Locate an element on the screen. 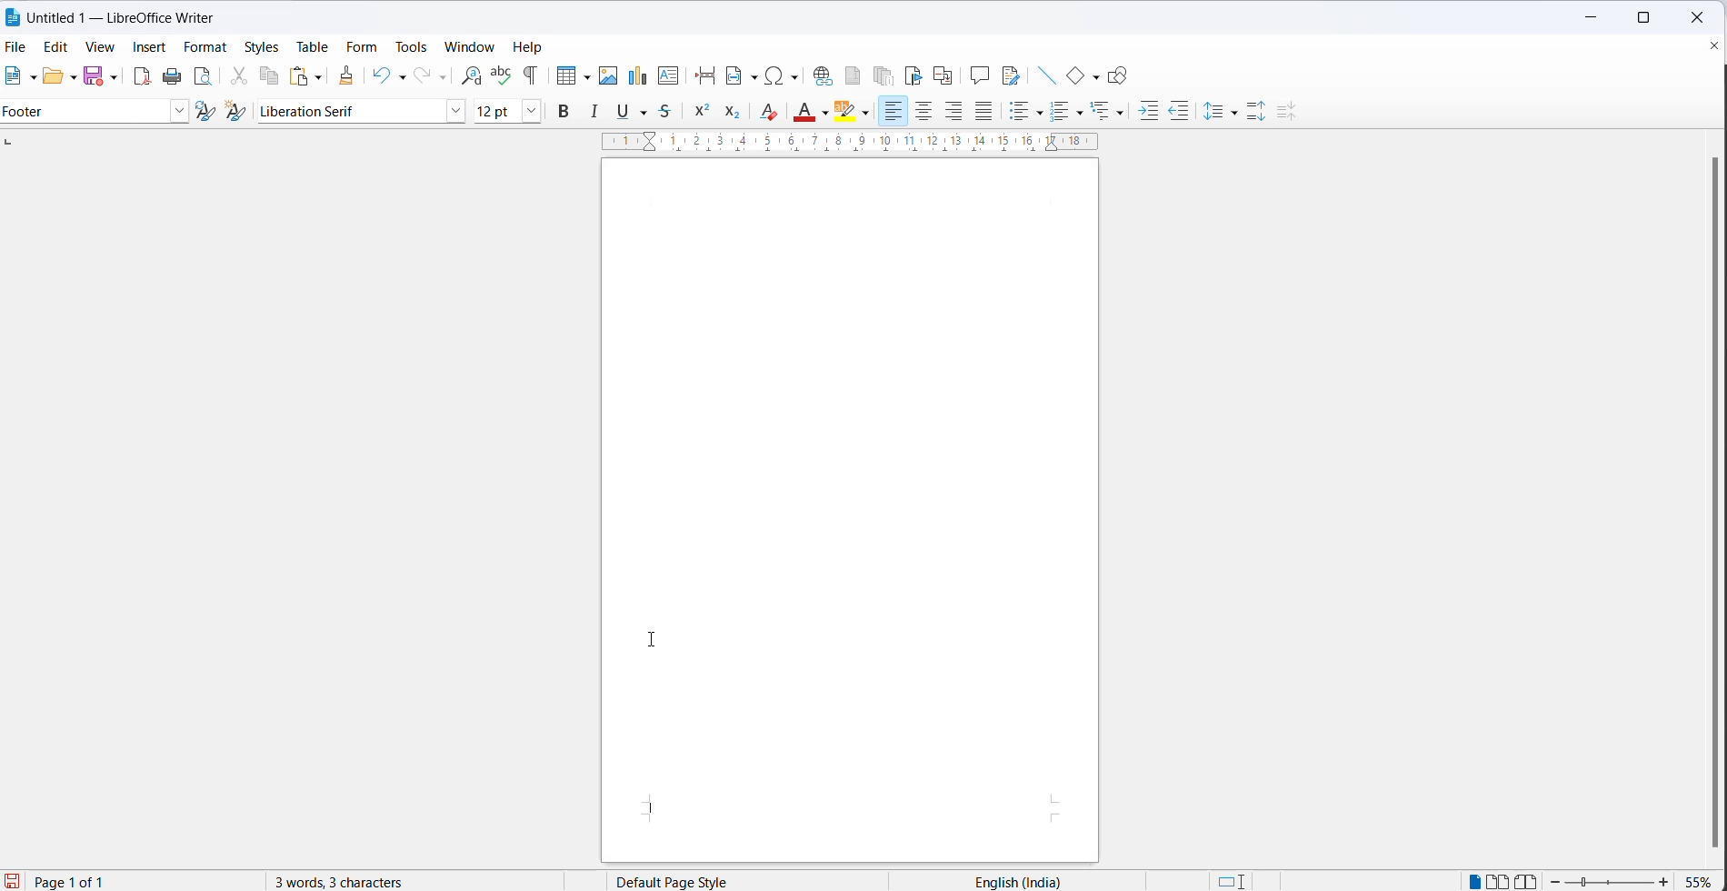 Image resolution: width=1727 pixels, height=891 pixels. insert comments is located at coordinates (981, 74).